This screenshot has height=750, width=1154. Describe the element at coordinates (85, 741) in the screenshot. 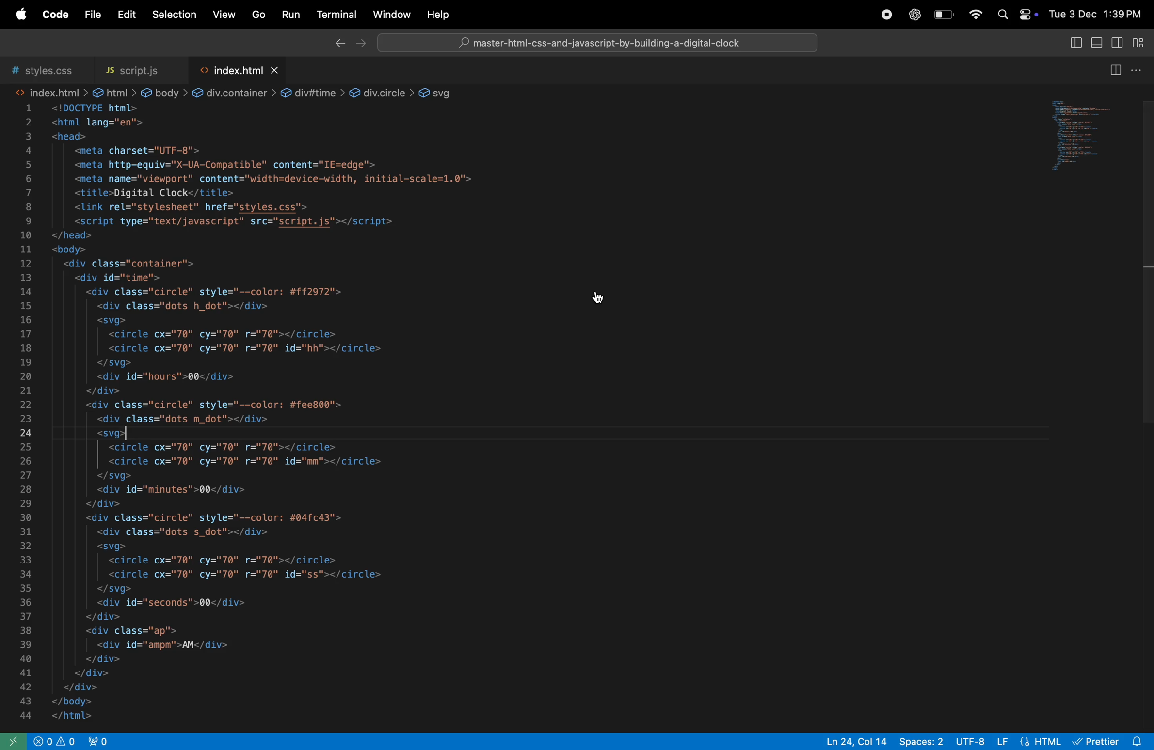

I see `no ports opned` at that location.